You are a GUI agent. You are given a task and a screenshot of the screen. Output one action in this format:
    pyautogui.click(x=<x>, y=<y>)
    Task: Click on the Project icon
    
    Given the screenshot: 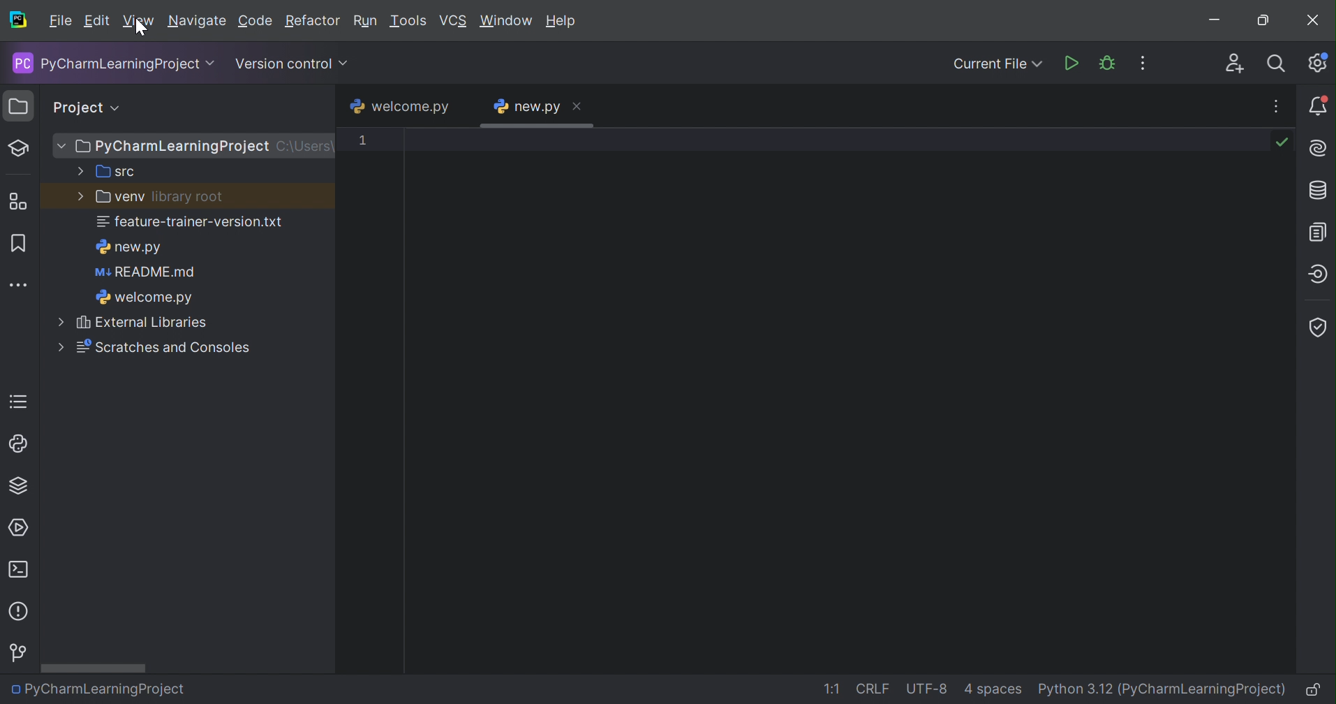 What is the action you would take?
    pyautogui.click(x=15, y=107)
    